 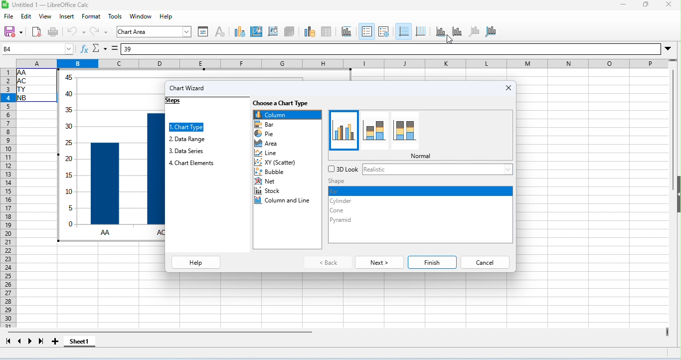 I want to click on file, so click(x=8, y=16).